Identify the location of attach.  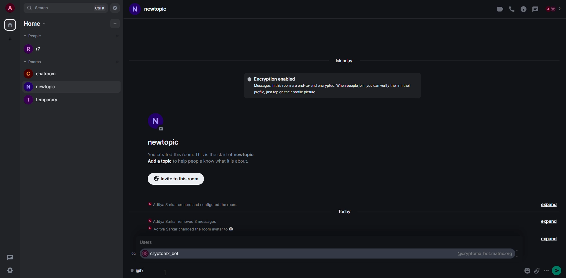
(537, 270).